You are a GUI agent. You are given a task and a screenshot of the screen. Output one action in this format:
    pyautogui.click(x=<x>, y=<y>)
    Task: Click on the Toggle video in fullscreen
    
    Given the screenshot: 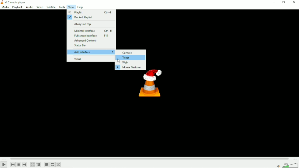 What is the action you would take?
    pyautogui.click(x=32, y=164)
    